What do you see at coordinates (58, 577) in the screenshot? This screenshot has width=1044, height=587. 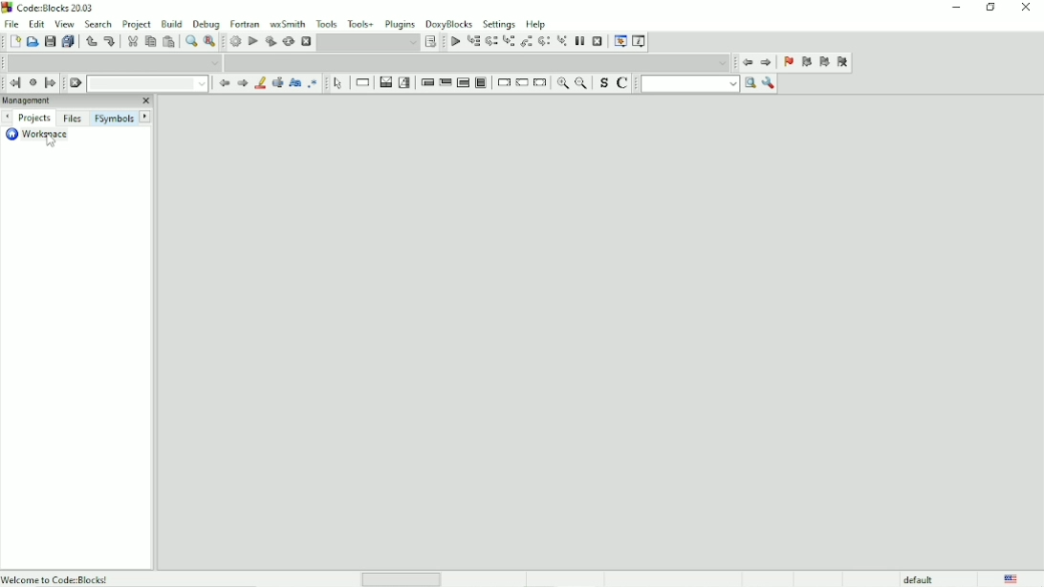 I see `Welcome to code::blocks` at bounding box center [58, 577].